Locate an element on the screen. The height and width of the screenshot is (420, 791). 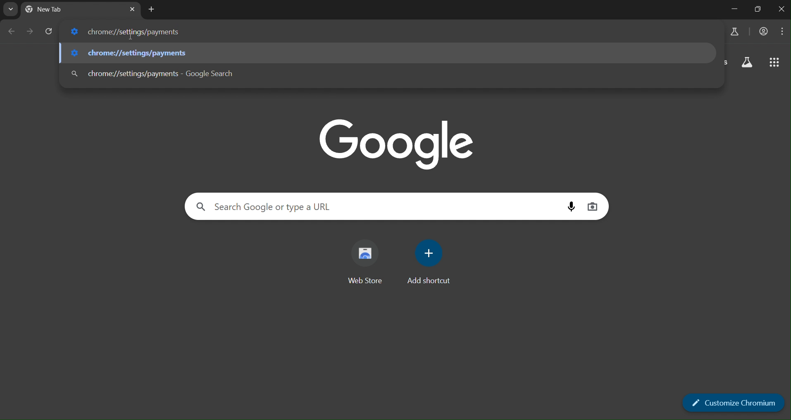
customize chromium is located at coordinates (731, 403).